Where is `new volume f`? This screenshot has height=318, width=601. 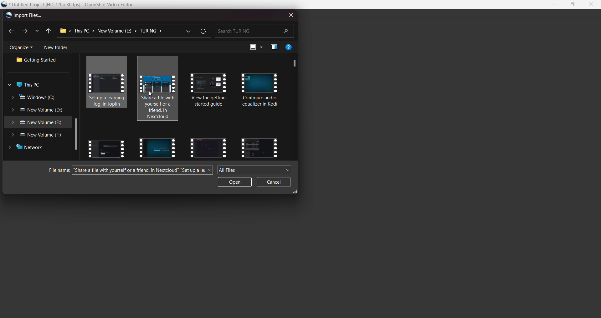
new volume f is located at coordinates (39, 136).